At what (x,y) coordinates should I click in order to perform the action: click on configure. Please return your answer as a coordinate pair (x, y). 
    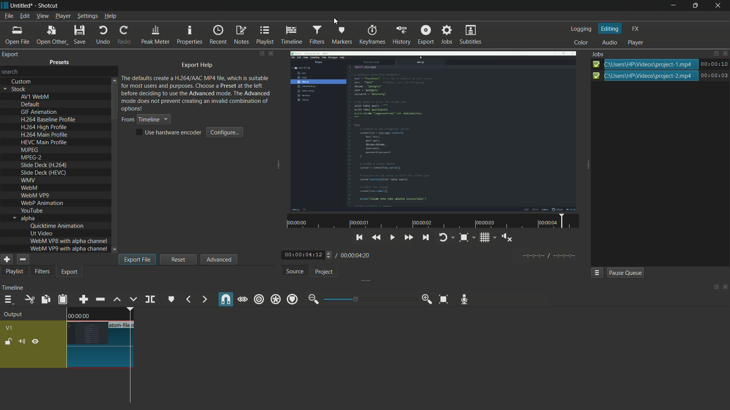
    Looking at the image, I should click on (225, 132).